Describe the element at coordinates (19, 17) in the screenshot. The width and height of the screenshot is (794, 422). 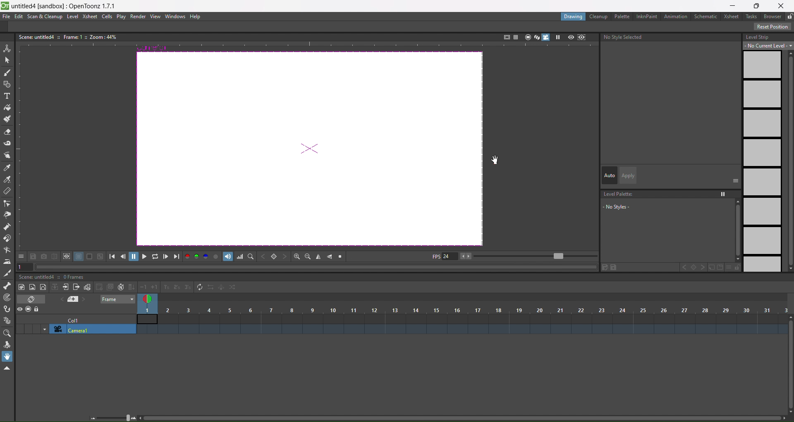
I see `edit` at that location.